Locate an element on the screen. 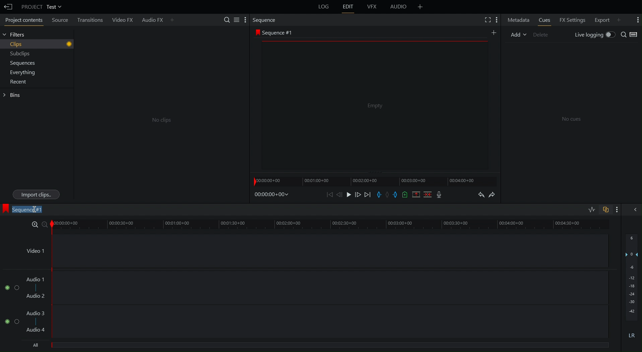  Audio FX is located at coordinates (158, 19).